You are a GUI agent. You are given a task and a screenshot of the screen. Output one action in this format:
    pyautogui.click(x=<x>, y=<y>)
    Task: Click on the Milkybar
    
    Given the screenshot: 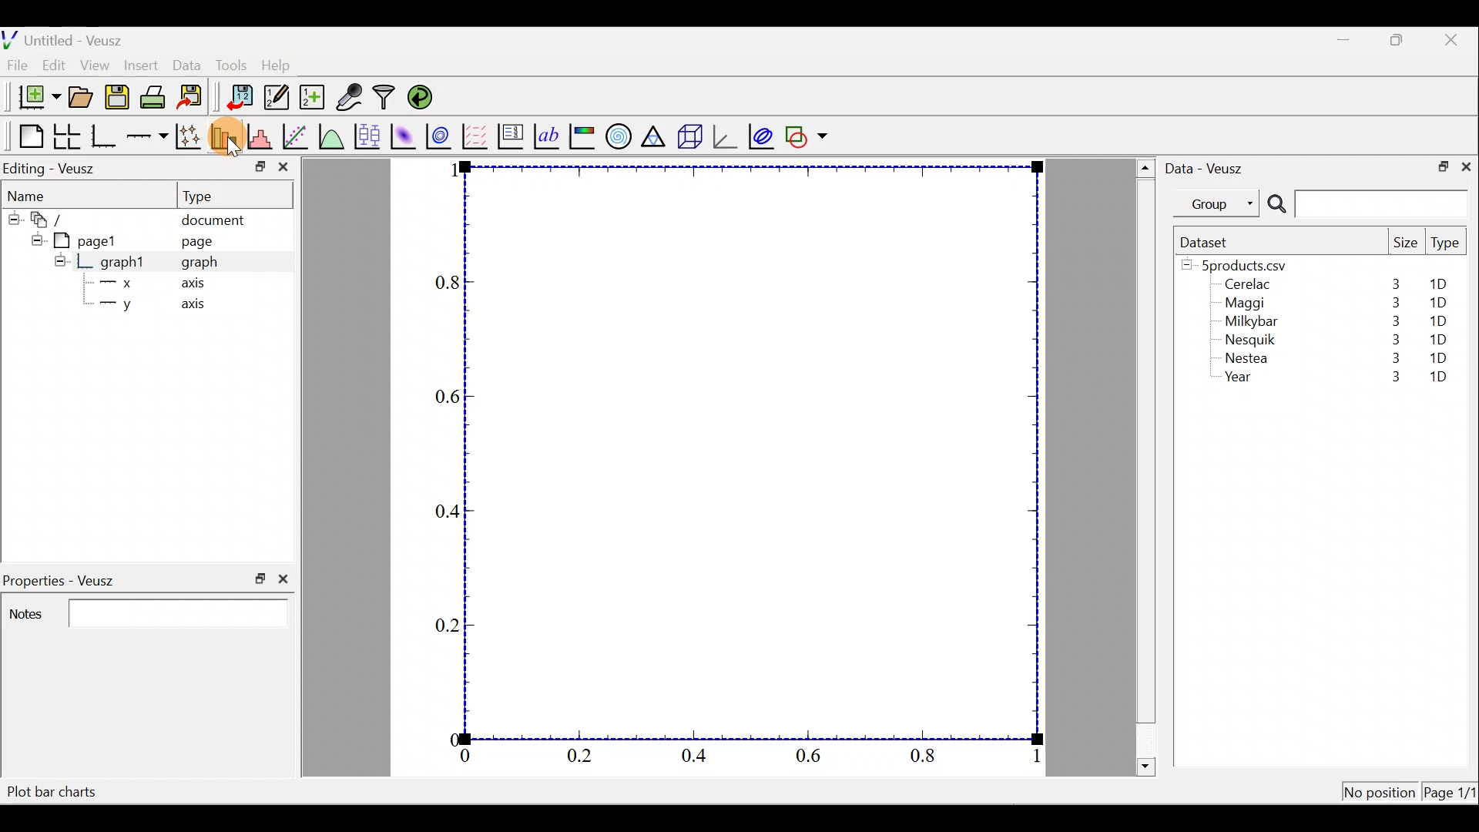 What is the action you would take?
    pyautogui.click(x=1247, y=323)
    